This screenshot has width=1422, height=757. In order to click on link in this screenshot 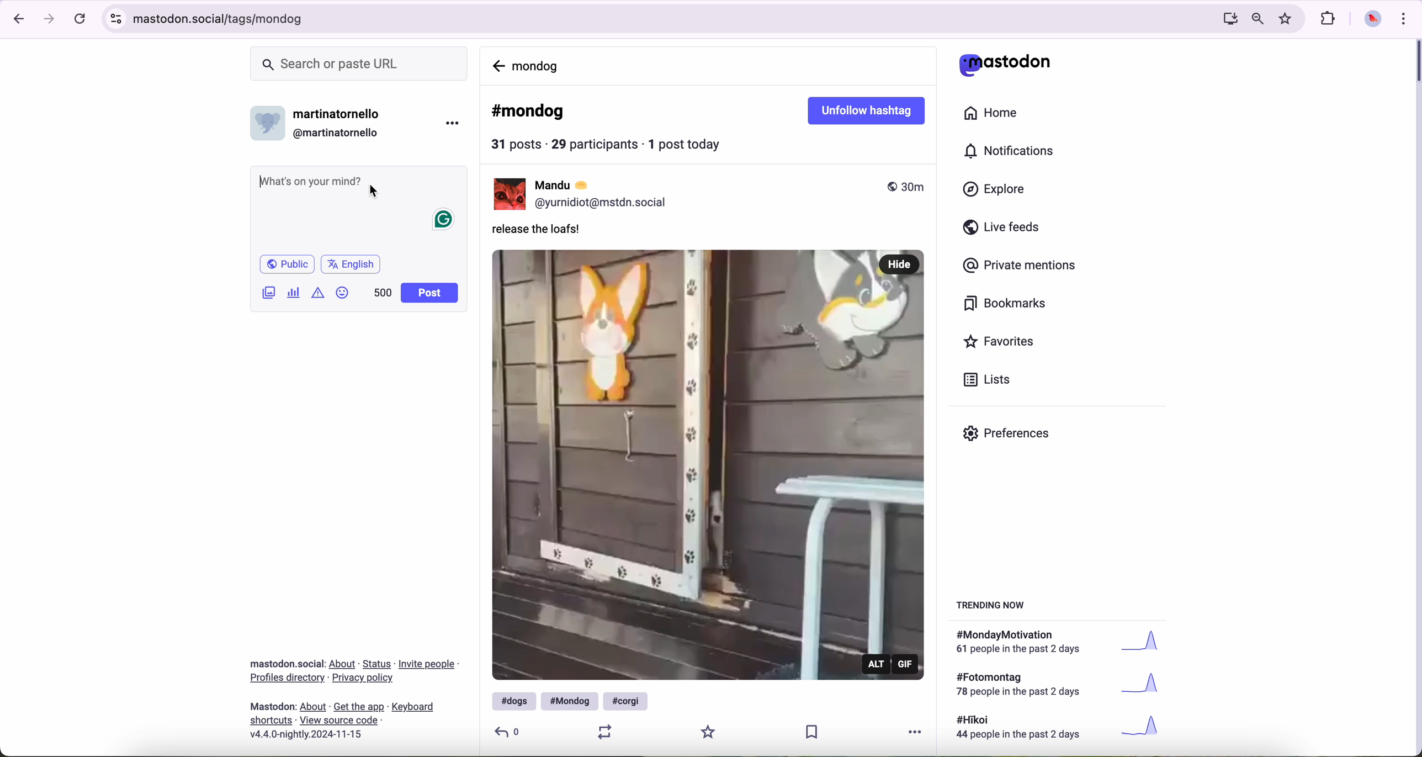, I will do `click(338, 719)`.